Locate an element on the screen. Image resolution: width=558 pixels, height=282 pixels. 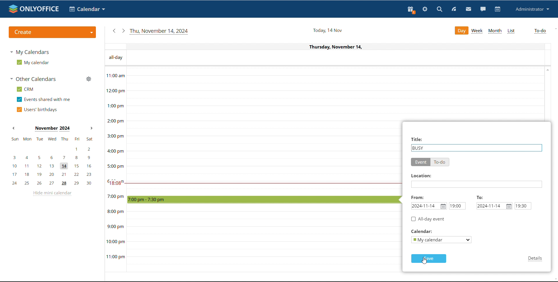
Current date is located at coordinates (328, 47).